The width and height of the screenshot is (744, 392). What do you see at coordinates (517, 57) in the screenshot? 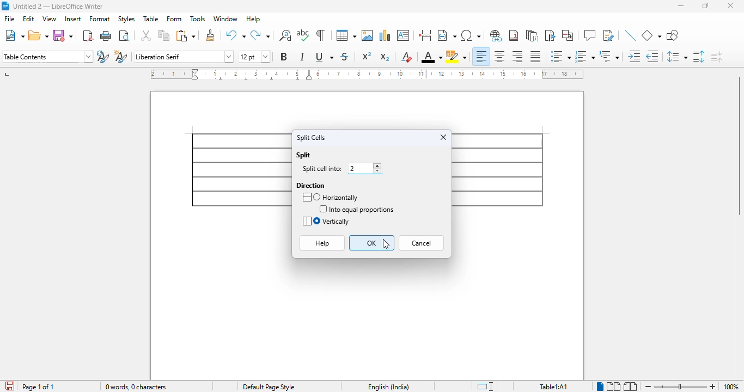
I see `align right` at bounding box center [517, 57].